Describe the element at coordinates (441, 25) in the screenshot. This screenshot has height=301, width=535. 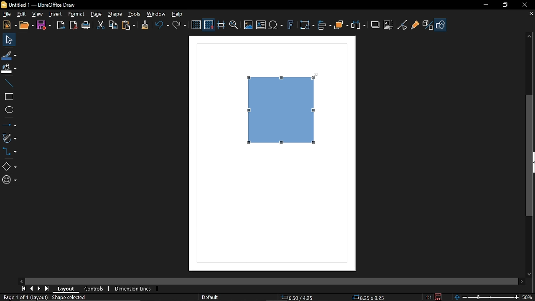
I see `Show draw functions` at that location.